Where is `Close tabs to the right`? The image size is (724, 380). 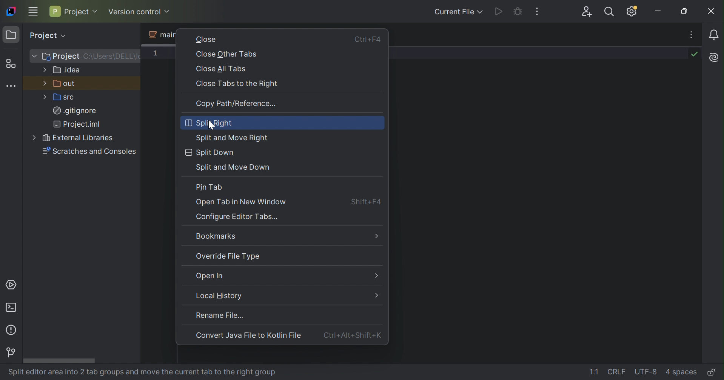 Close tabs to the right is located at coordinates (239, 85).